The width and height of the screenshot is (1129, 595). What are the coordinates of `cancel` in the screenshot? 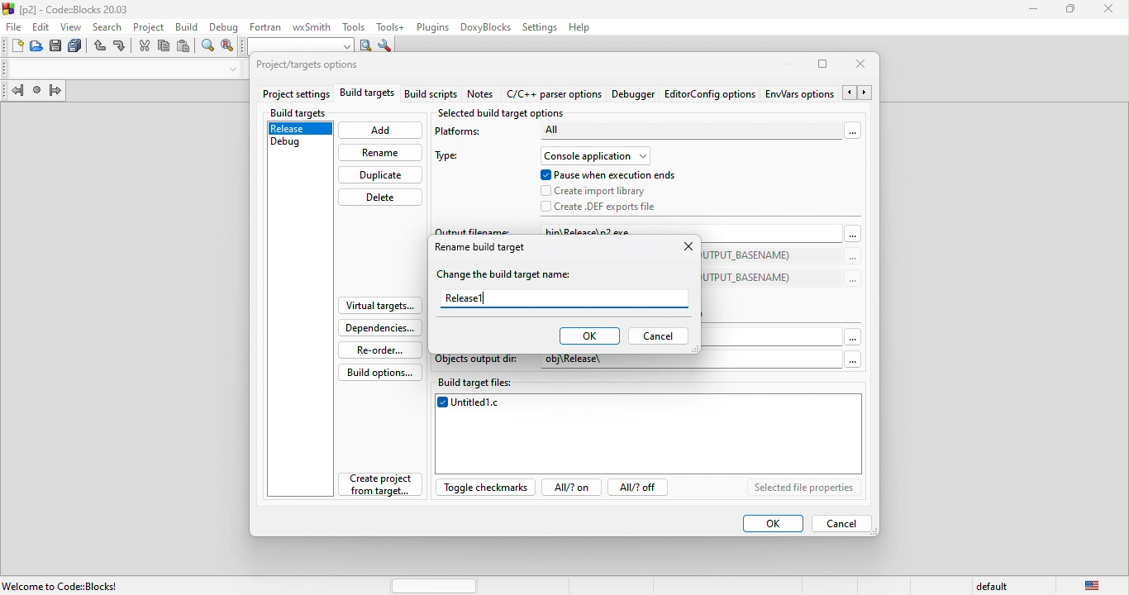 It's located at (848, 522).